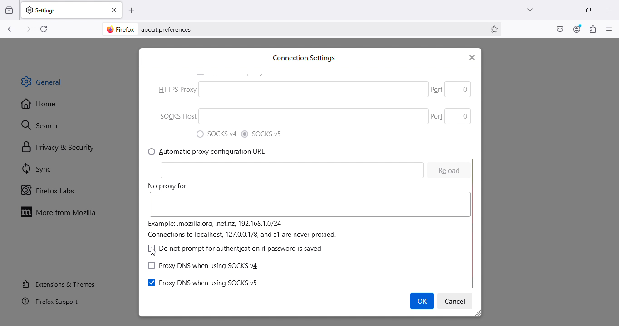 This screenshot has width=619, height=326. Describe the element at coordinates (449, 89) in the screenshot. I see `` at that location.